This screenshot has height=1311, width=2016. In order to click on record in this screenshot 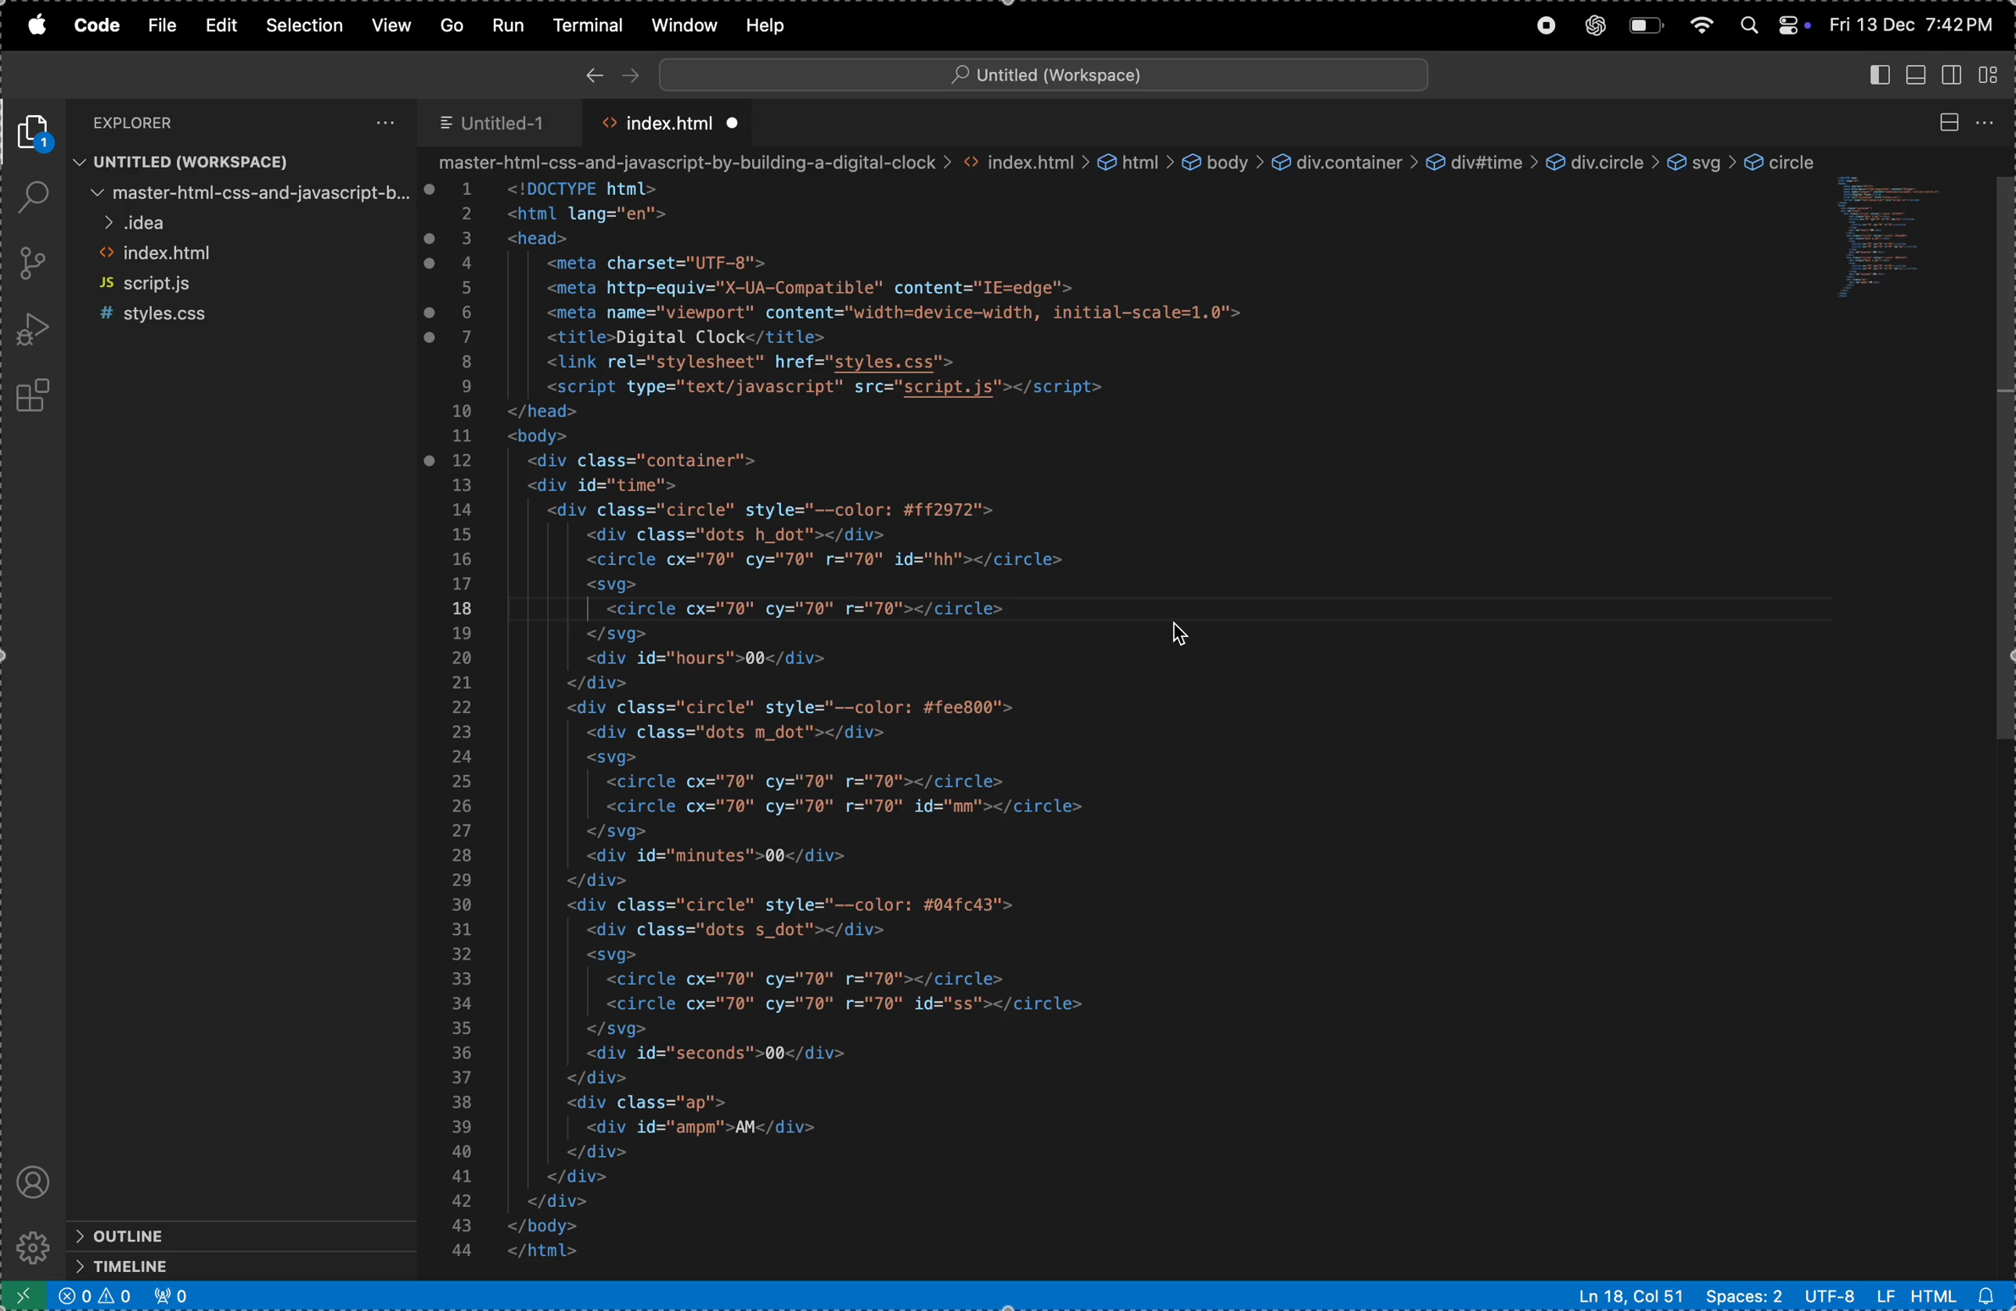, I will do `click(1542, 26)`.